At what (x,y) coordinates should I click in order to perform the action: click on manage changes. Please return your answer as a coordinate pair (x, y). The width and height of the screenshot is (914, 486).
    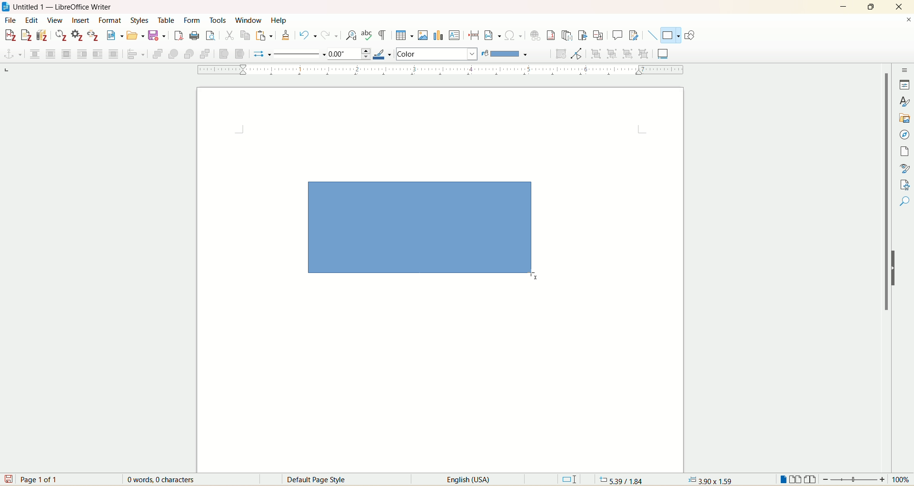
    Looking at the image, I should click on (905, 184).